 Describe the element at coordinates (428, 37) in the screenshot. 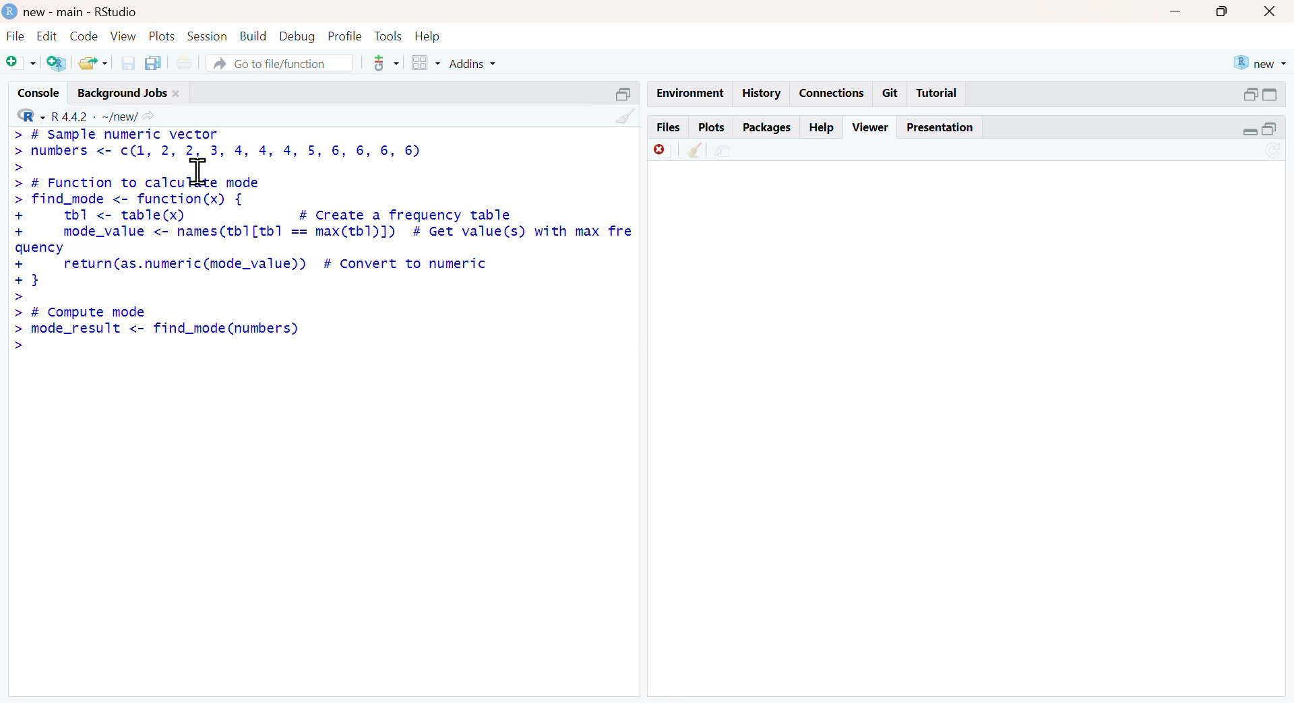

I see `help` at that location.